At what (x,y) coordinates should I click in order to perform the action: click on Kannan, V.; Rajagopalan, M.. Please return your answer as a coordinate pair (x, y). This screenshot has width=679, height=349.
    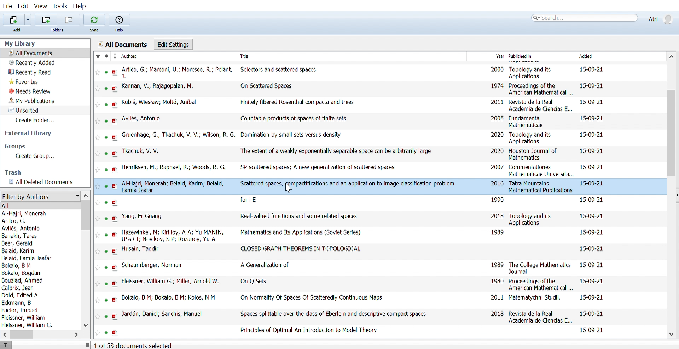
    Looking at the image, I should click on (158, 87).